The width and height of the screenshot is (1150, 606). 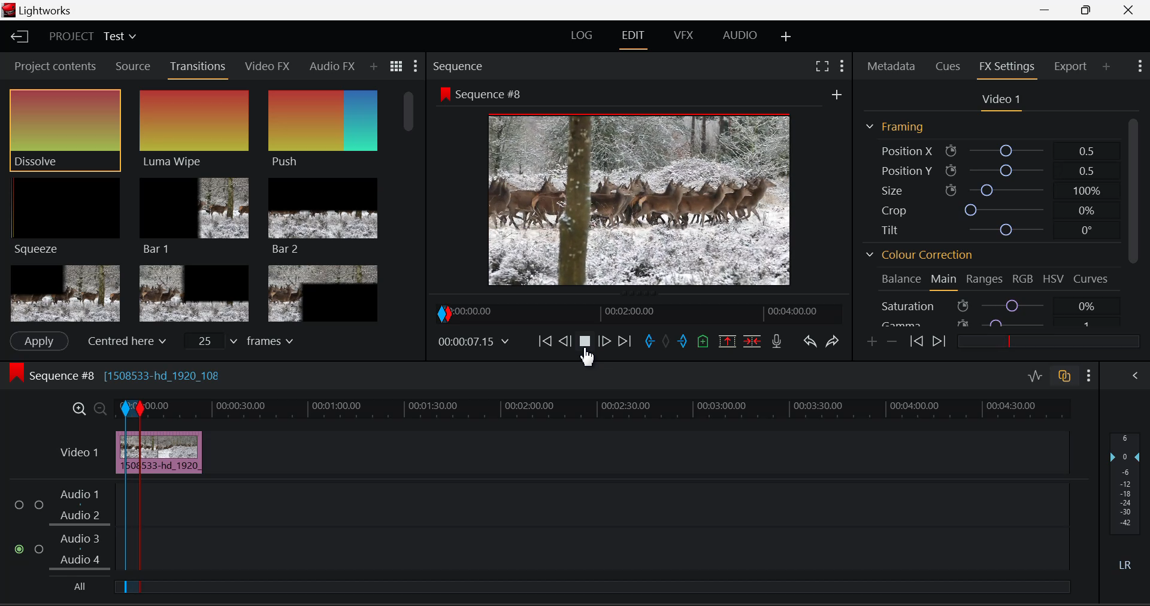 I want to click on Cursor, so click(x=591, y=357).